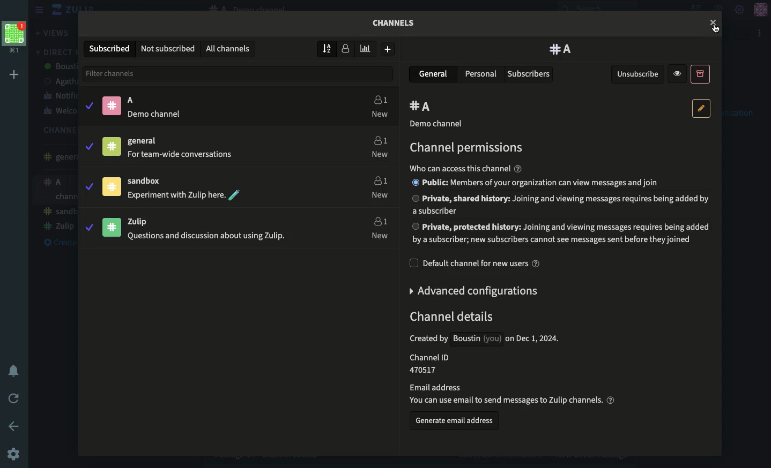 Image resolution: width=771 pixels, height=468 pixels. What do you see at coordinates (464, 148) in the screenshot?
I see `Channel permissions` at bounding box center [464, 148].